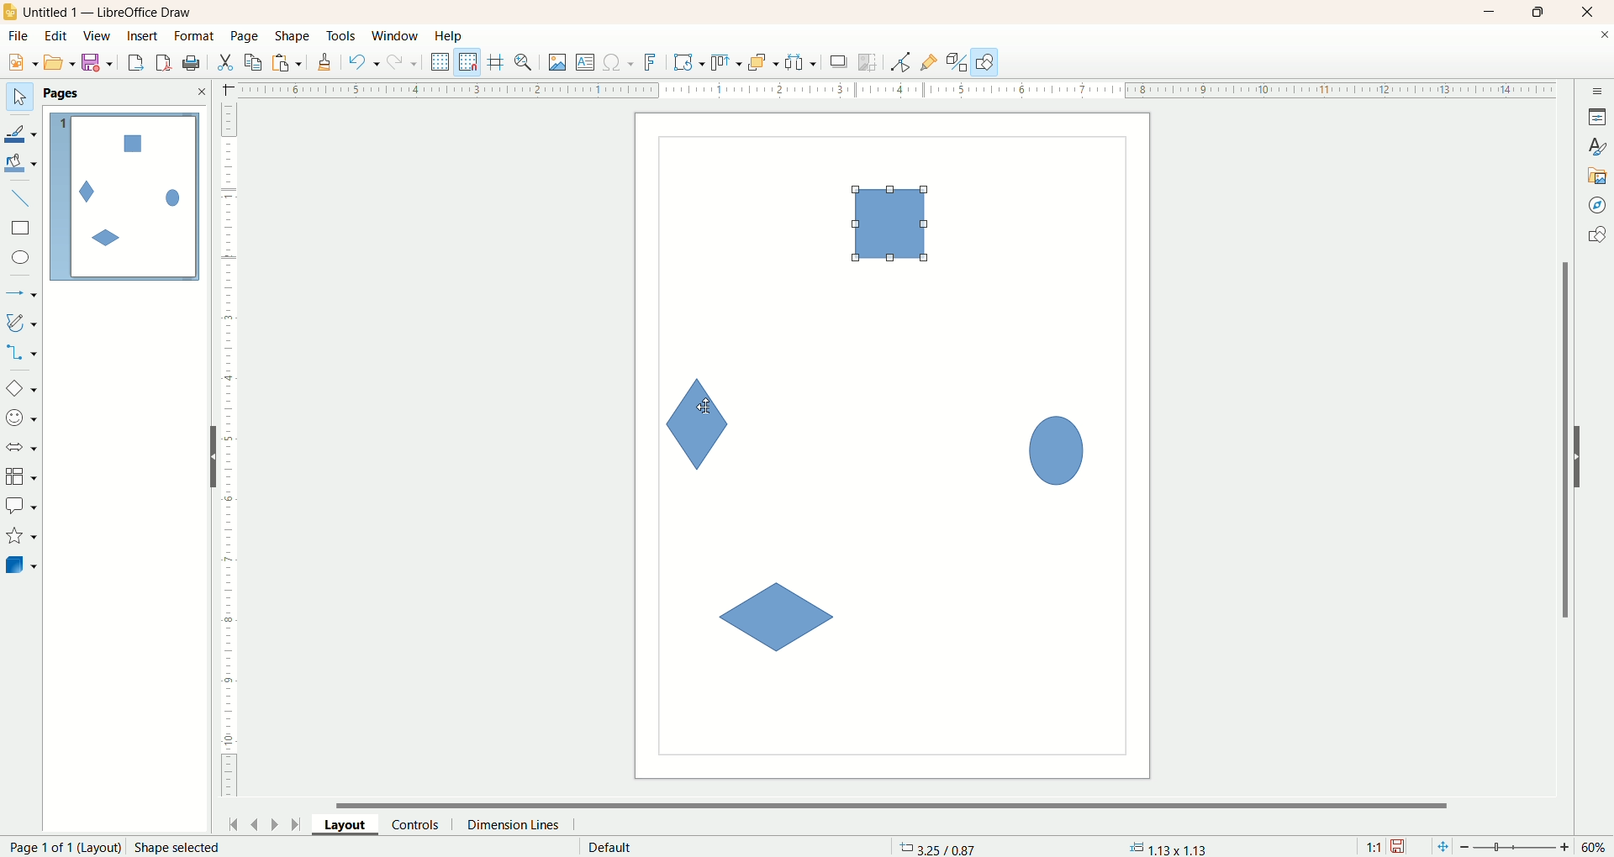 This screenshot has height=857, width=1614. I want to click on flowchart, so click(22, 477).